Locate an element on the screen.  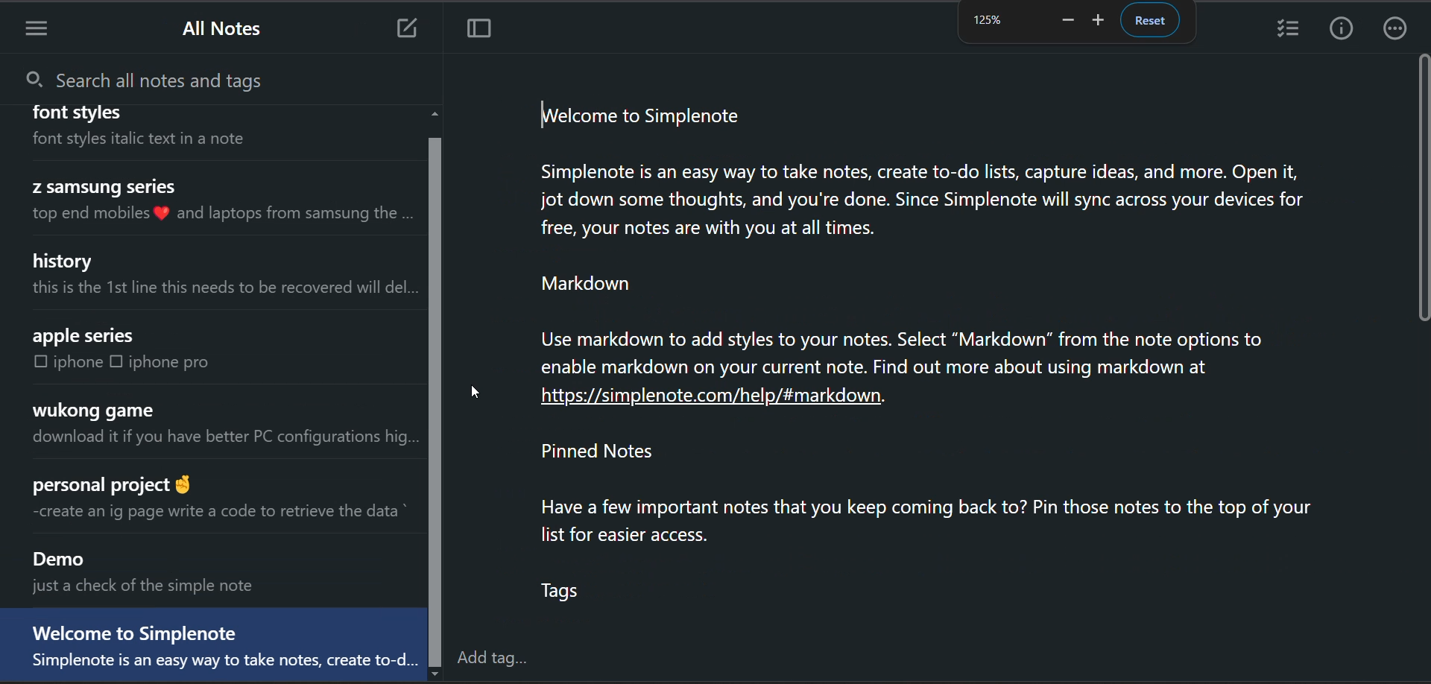
add tag is located at coordinates (497, 659).